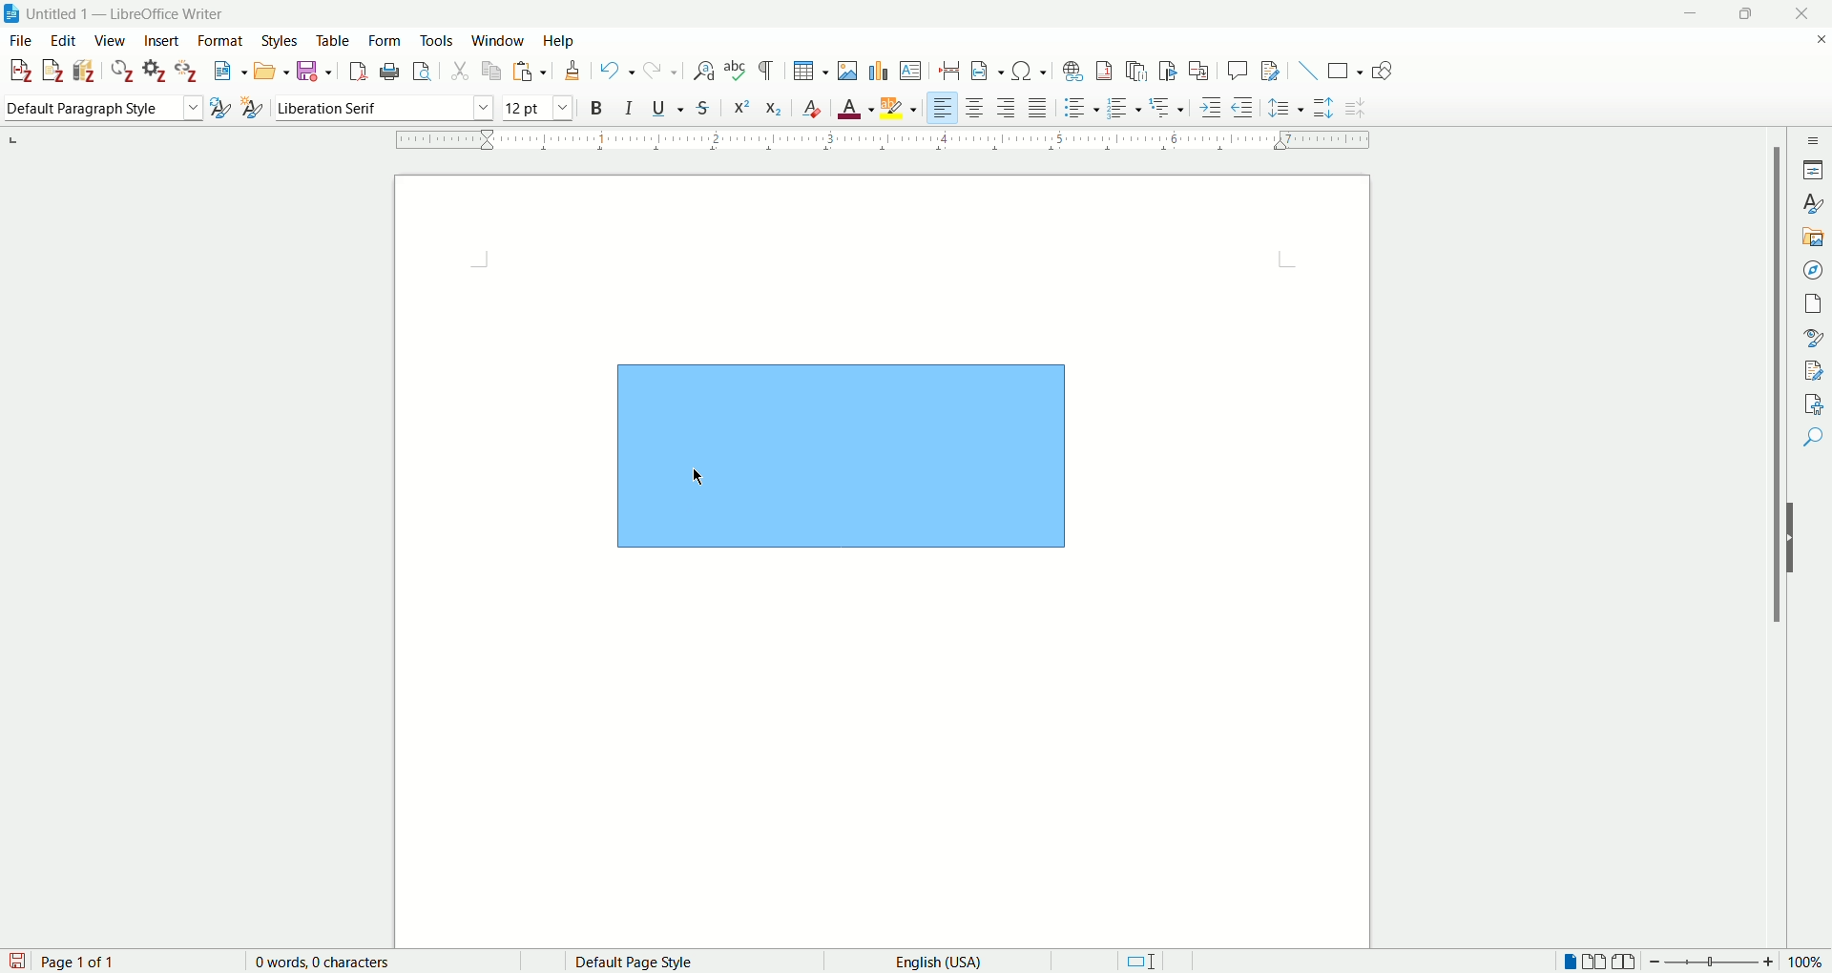  Describe the element at coordinates (1810, 142) in the screenshot. I see `sidebar settings` at that location.